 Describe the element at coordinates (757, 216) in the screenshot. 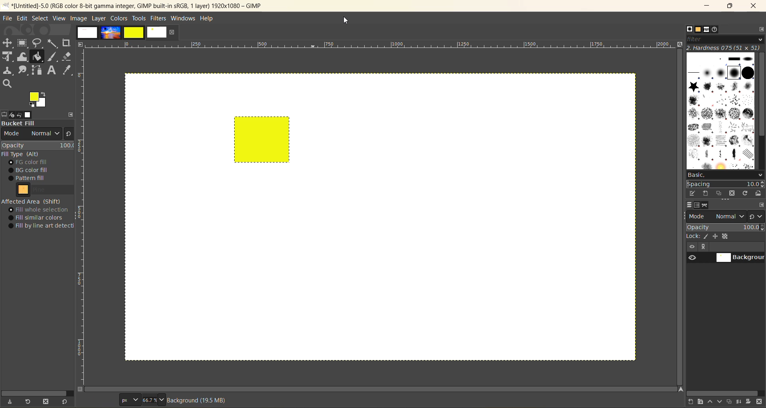

I see `switch to another group` at that location.